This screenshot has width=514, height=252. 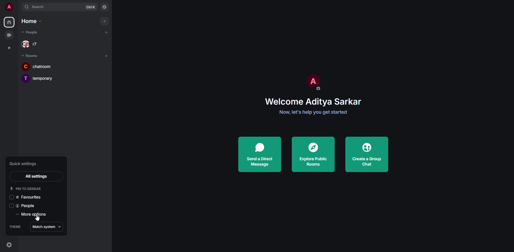 I want to click on send a direct message, so click(x=259, y=155).